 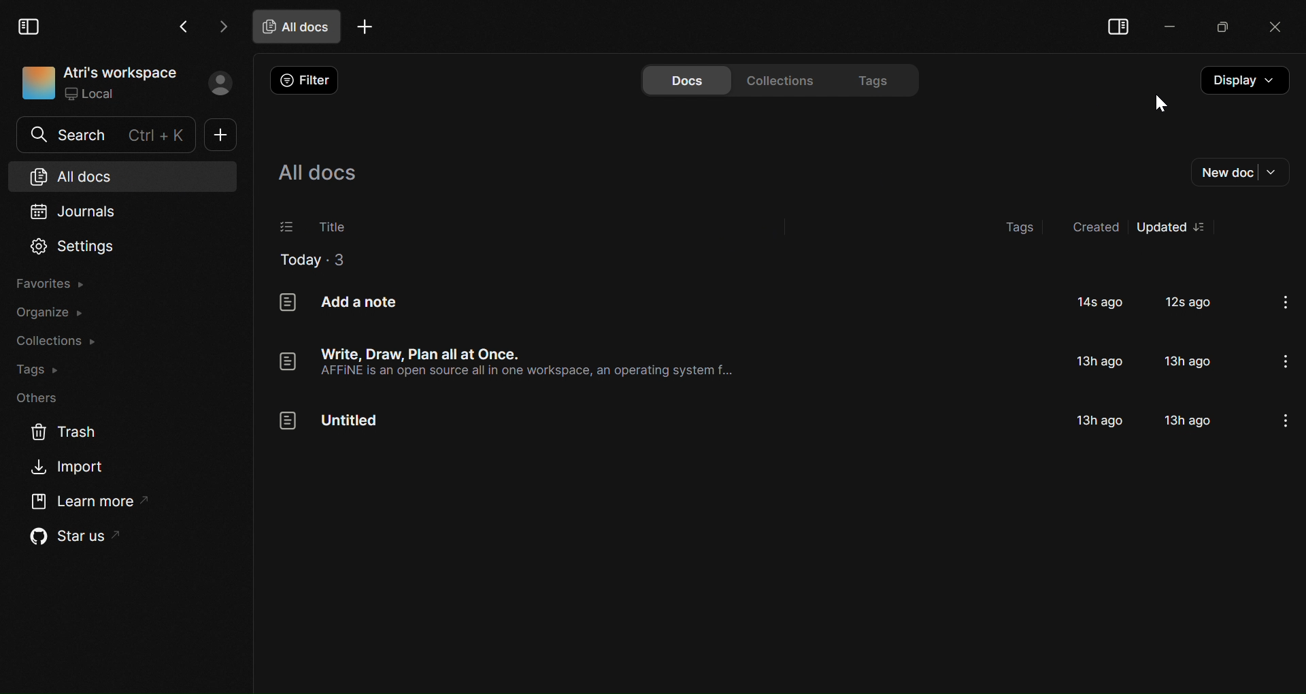 What do you see at coordinates (1161, 227) in the screenshot?
I see `Updated` at bounding box center [1161, 227].